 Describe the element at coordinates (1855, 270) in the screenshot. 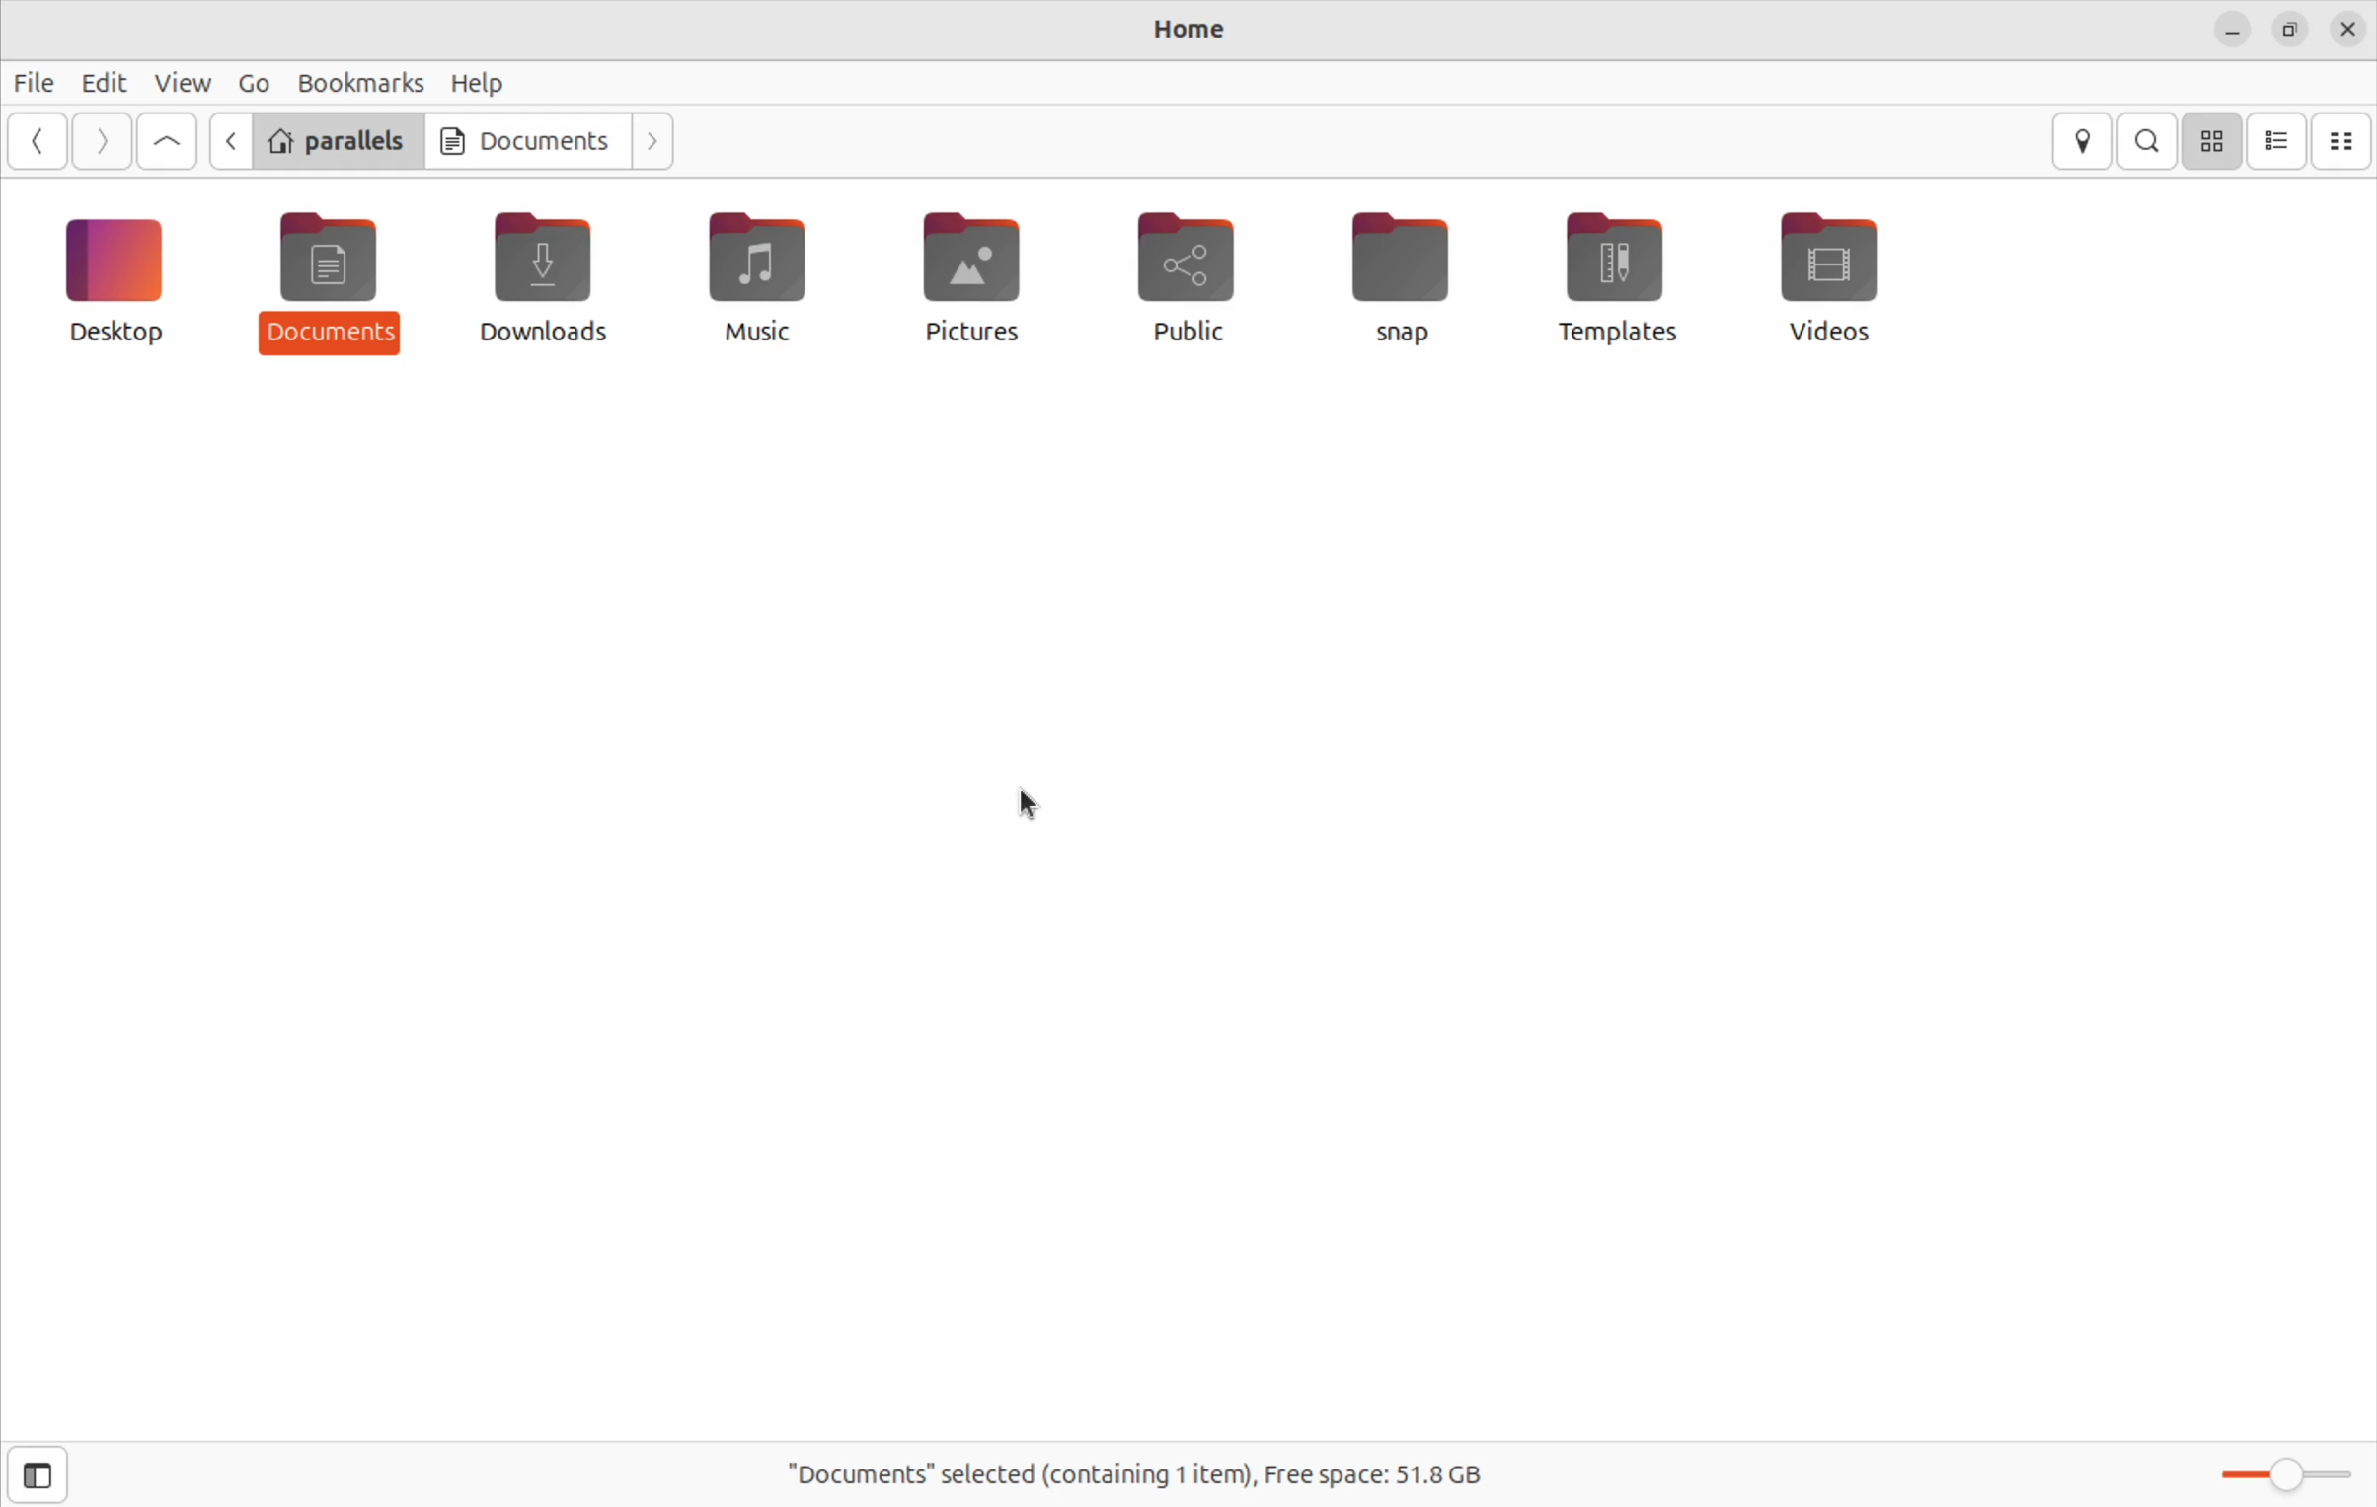

I see `videos` at that location.